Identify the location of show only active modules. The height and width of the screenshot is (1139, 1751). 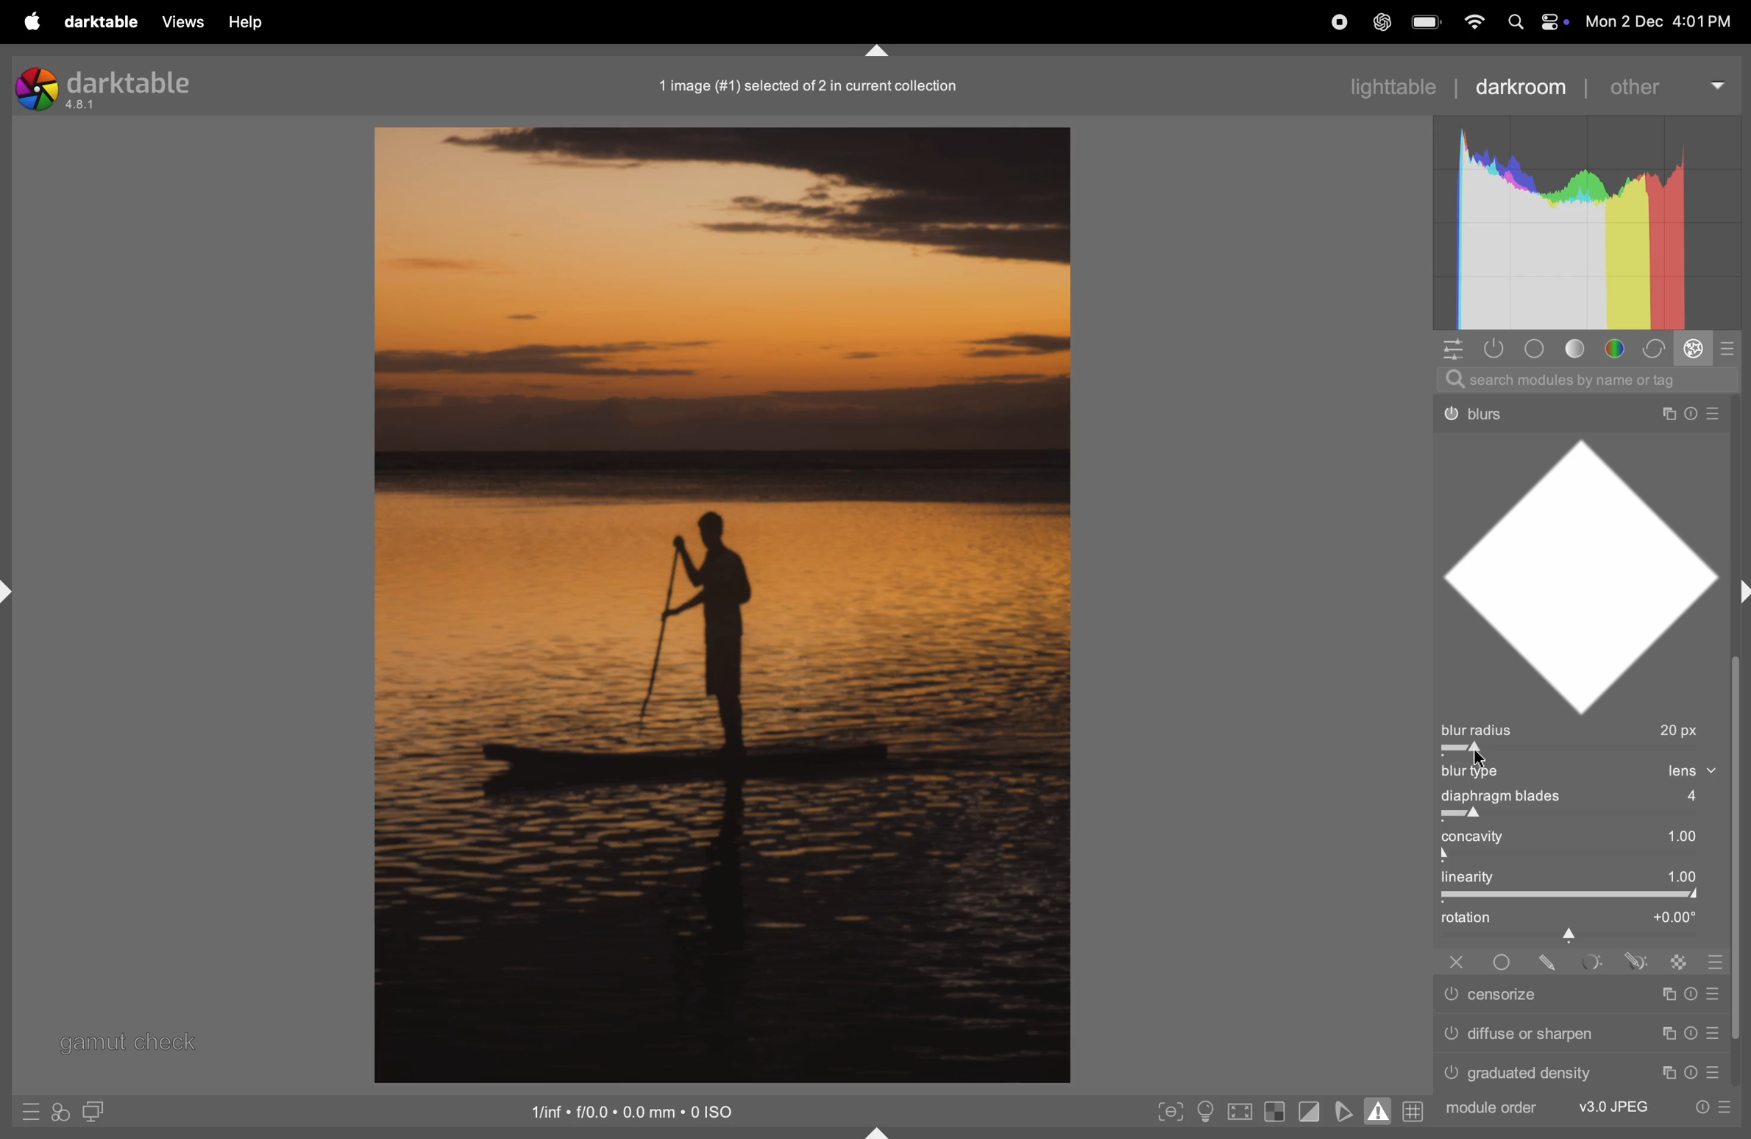
(1493, 348).